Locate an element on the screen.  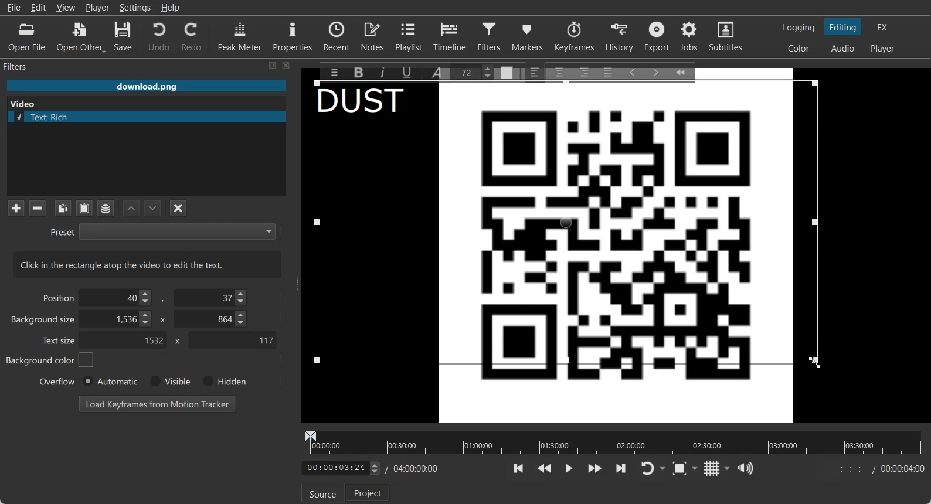
Text rich file is located at coordinates (151, 117).